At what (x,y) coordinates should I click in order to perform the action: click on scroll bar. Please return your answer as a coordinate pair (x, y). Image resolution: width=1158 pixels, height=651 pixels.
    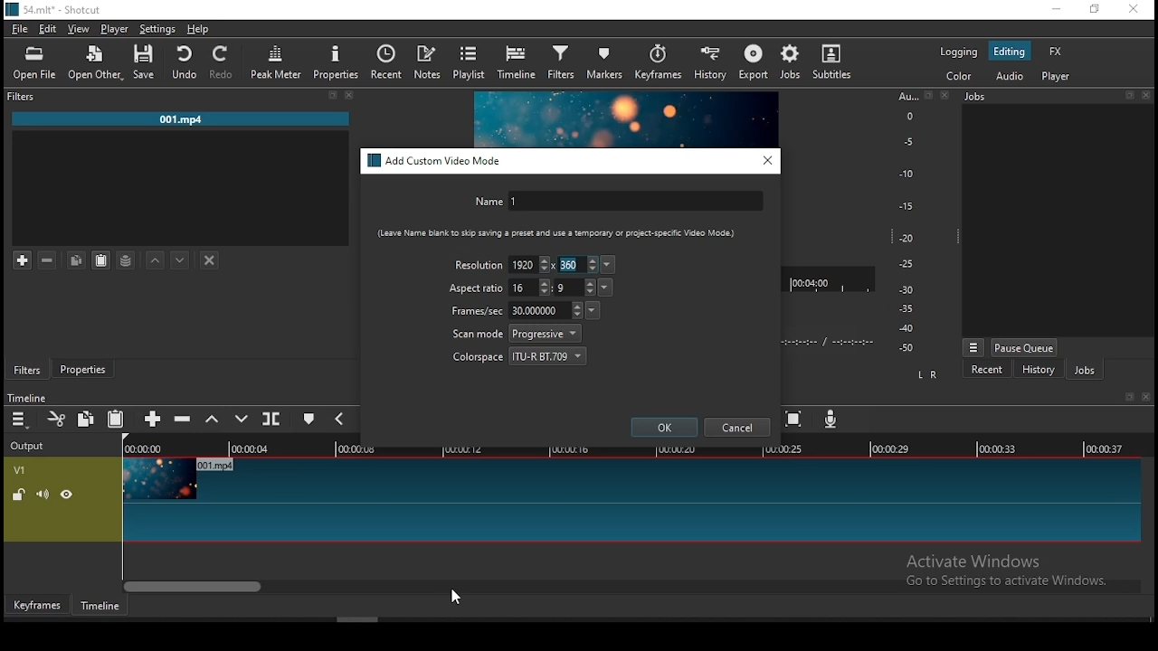
    Looking at the image, I should click on (632, 585).